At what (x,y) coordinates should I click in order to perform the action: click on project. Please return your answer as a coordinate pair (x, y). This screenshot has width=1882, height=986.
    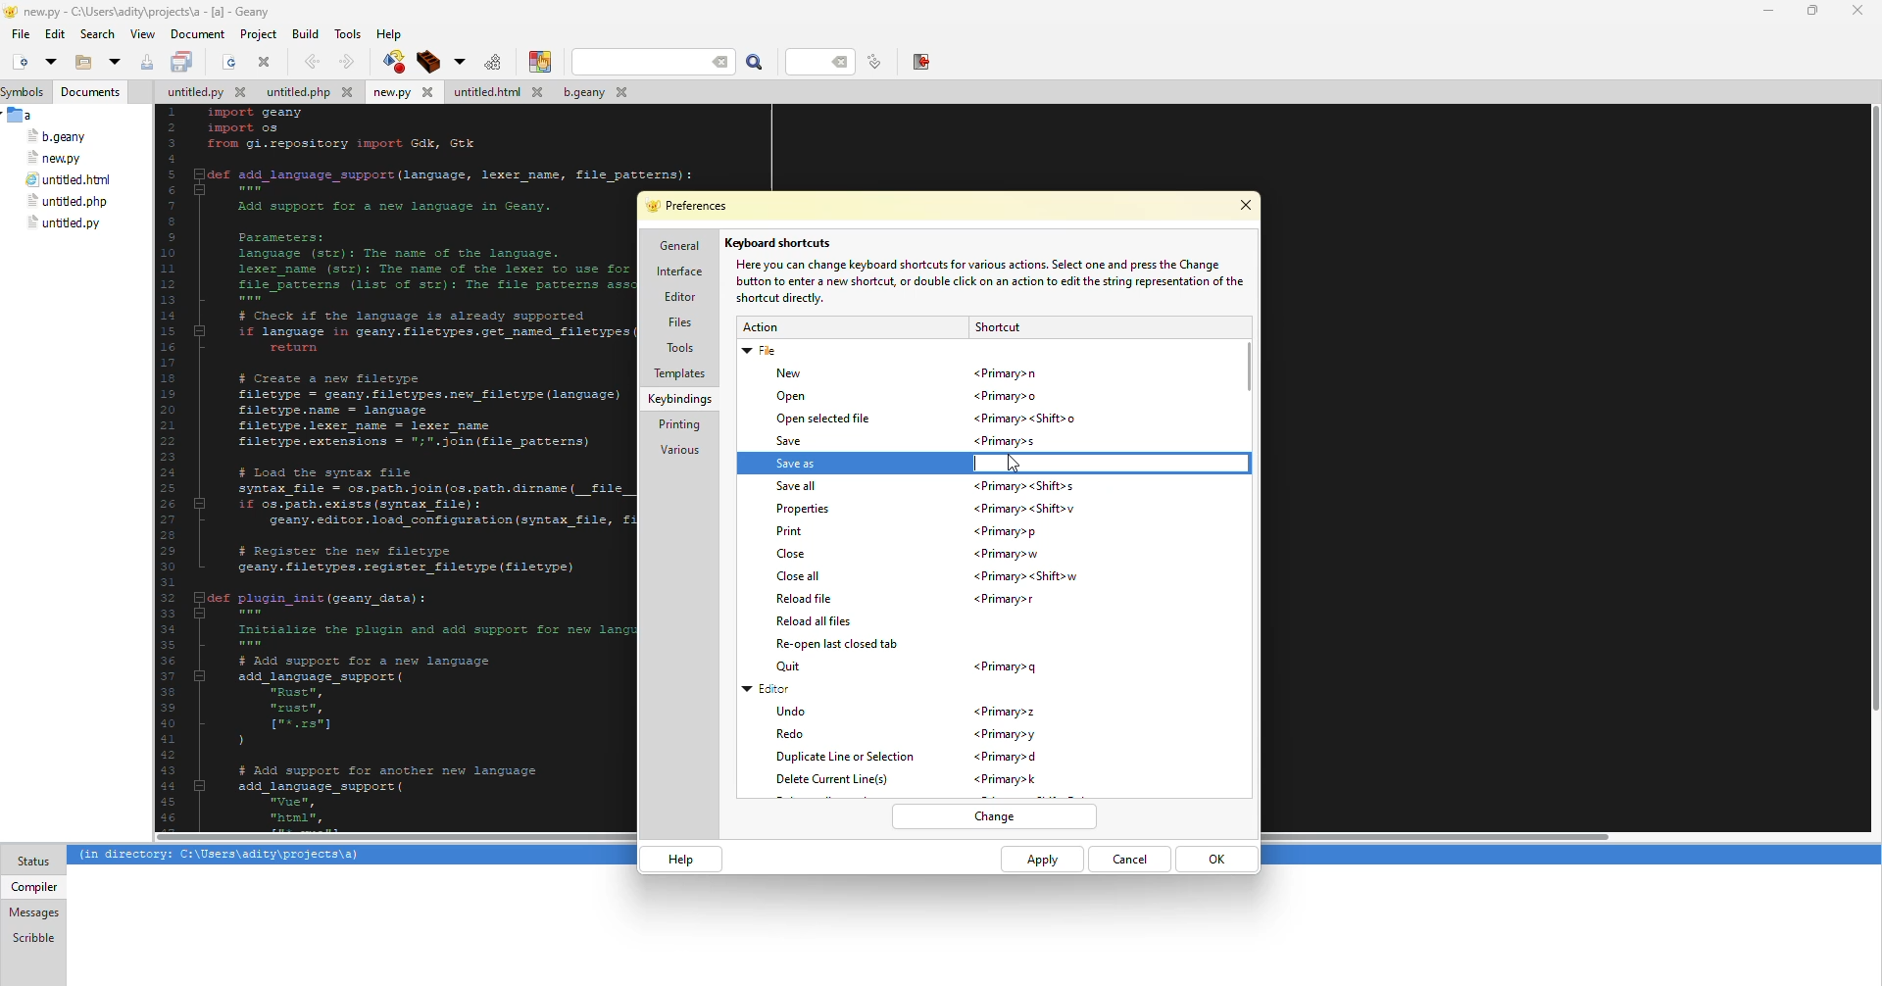
    Looking at the image, I should click on (258, 34).